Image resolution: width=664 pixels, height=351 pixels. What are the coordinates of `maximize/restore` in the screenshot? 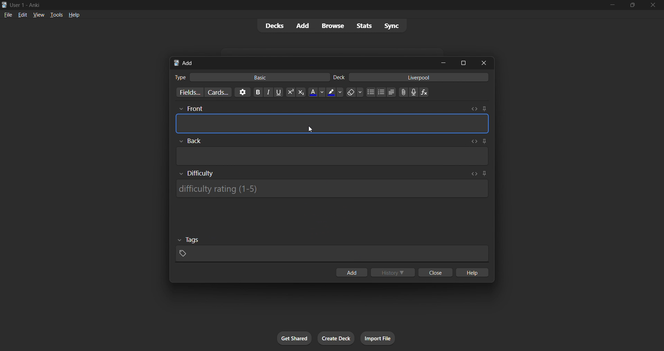 It's located at (633, 5).